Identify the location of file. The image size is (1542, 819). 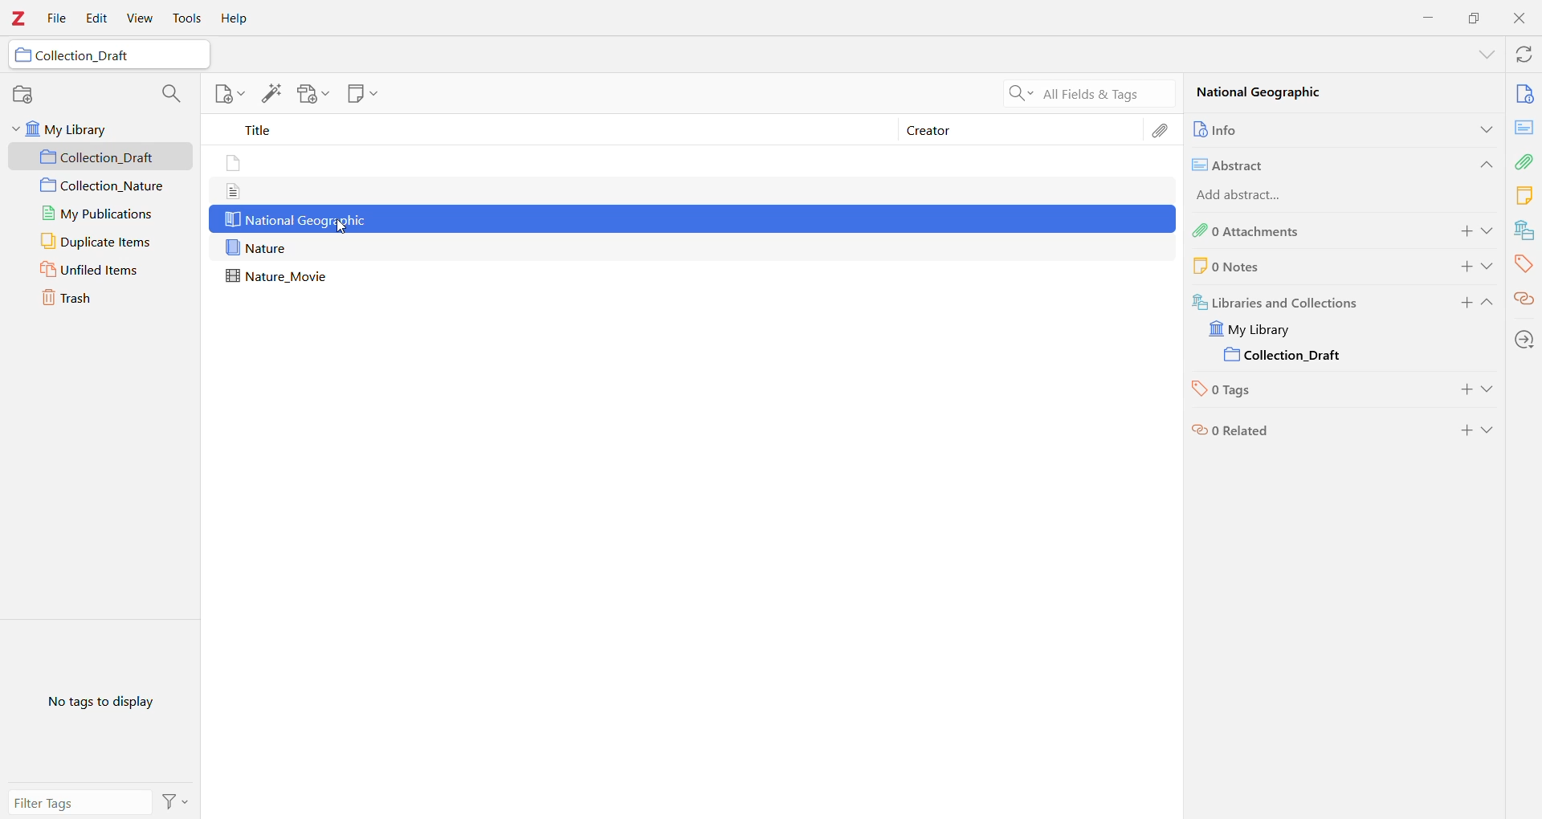
(235, 165).